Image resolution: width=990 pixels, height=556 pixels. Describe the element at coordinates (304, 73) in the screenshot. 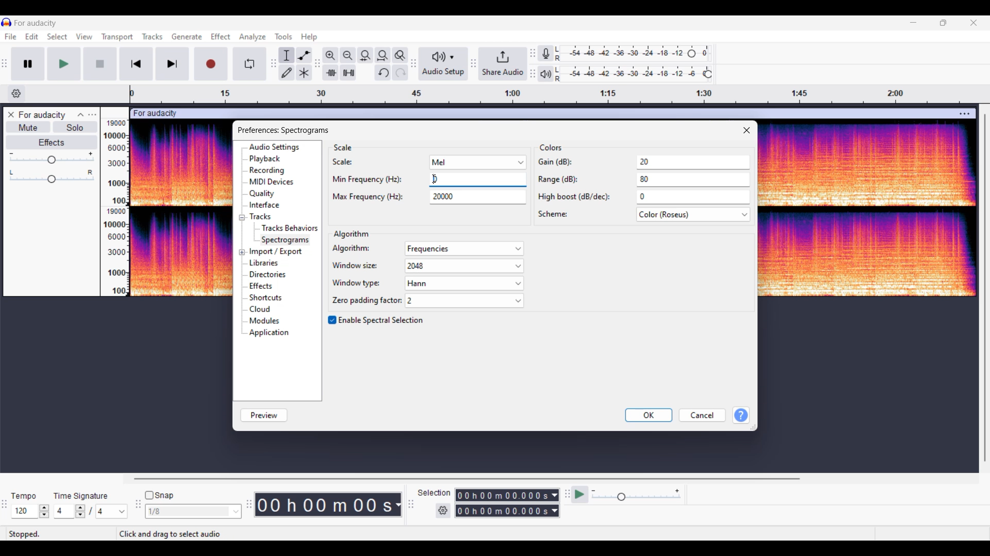

I see `Multi tool` at that location.